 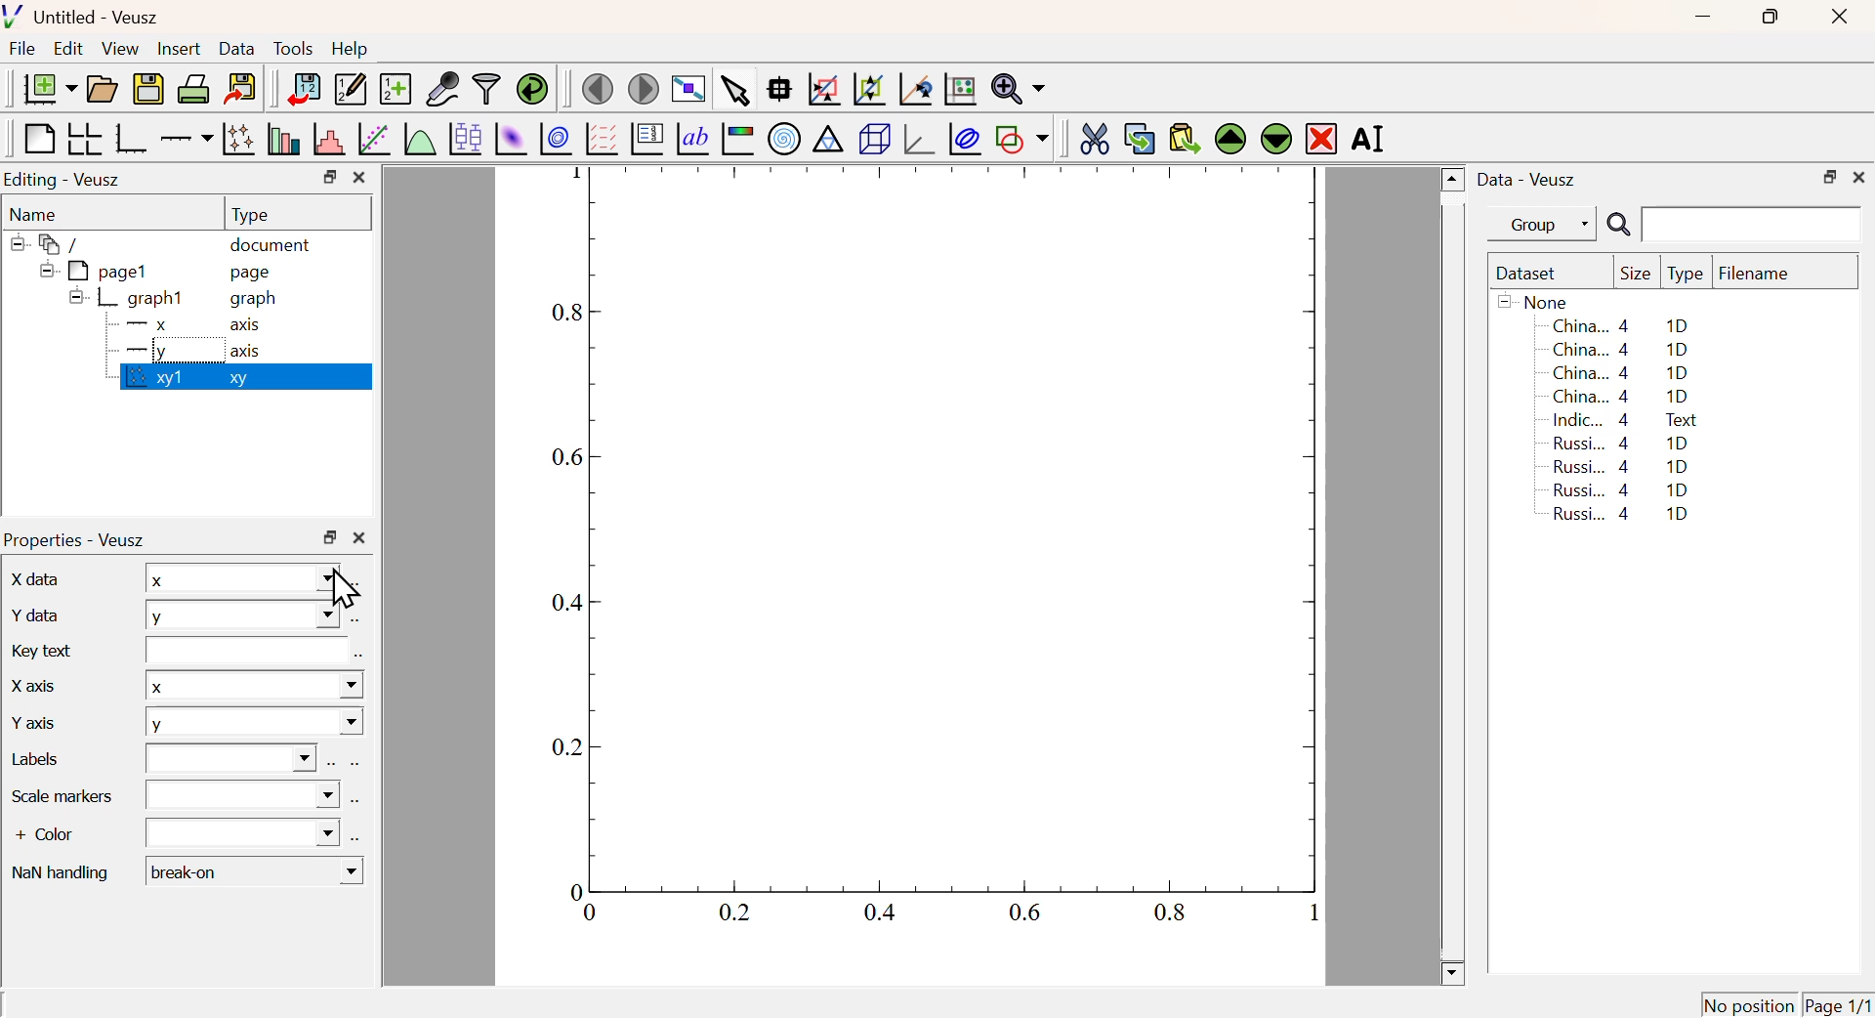 I want to click on Histogram of a dataset, so click(x=329, y=140).